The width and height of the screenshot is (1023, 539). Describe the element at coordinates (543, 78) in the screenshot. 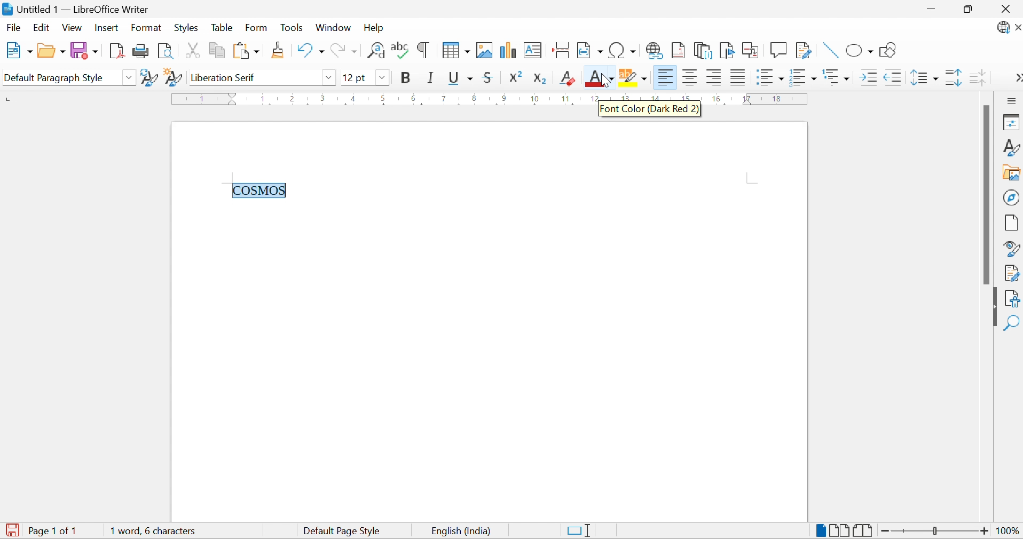

I see `Subscript` at that location.